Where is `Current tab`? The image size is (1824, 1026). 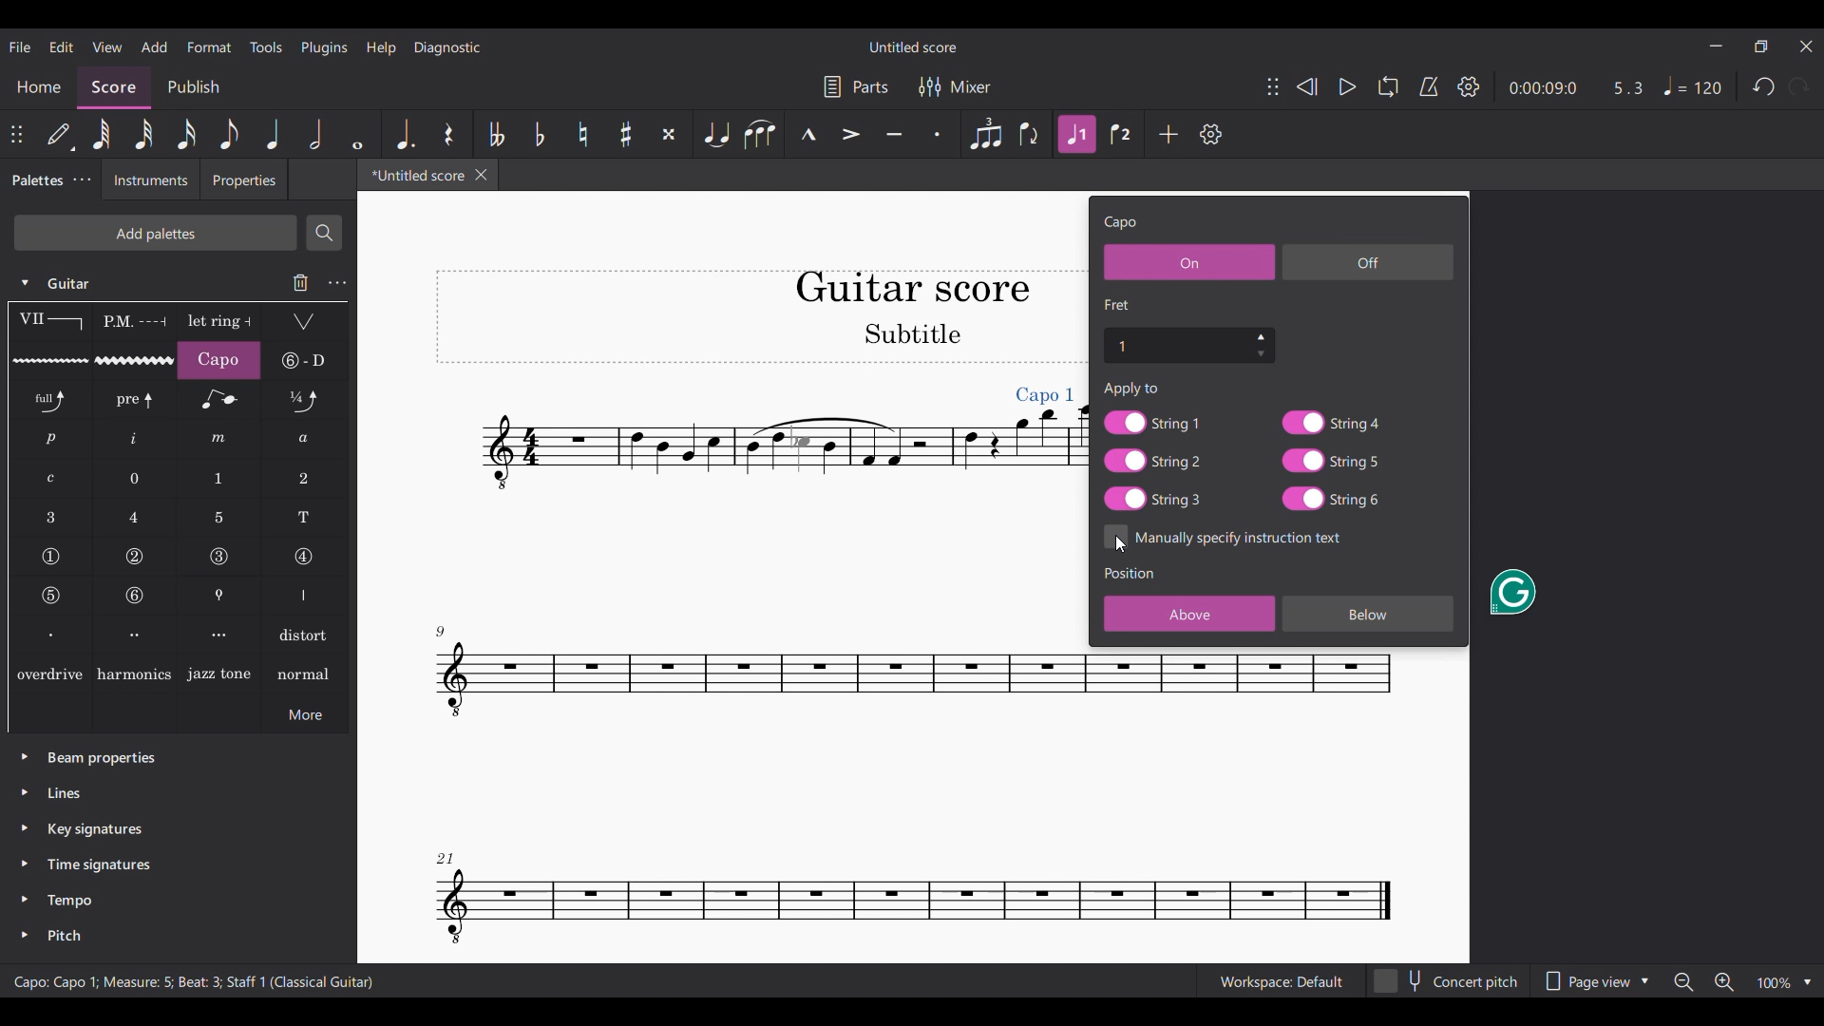 Current tab is located at coordinates (413, 175).